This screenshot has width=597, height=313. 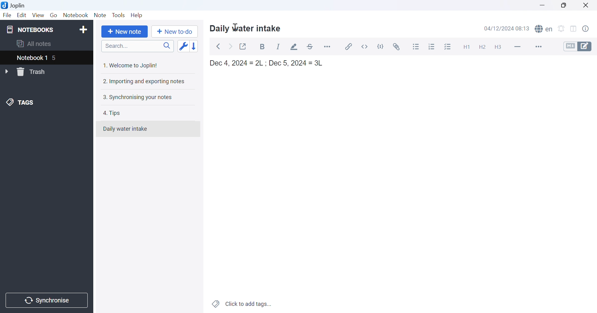 What do you see at coordinates (230, 46) in the screenshot?
I see `Forward` at bounding box center [230, 46].